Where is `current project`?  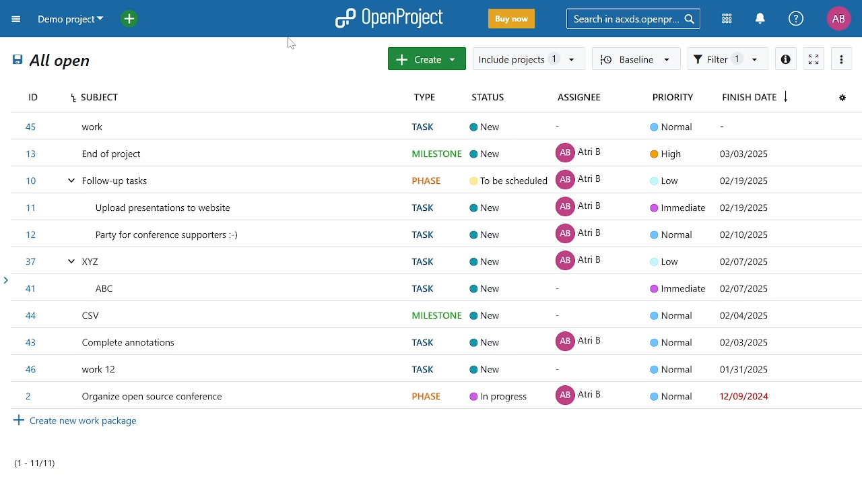
current project is located at coordinates (69, 20).